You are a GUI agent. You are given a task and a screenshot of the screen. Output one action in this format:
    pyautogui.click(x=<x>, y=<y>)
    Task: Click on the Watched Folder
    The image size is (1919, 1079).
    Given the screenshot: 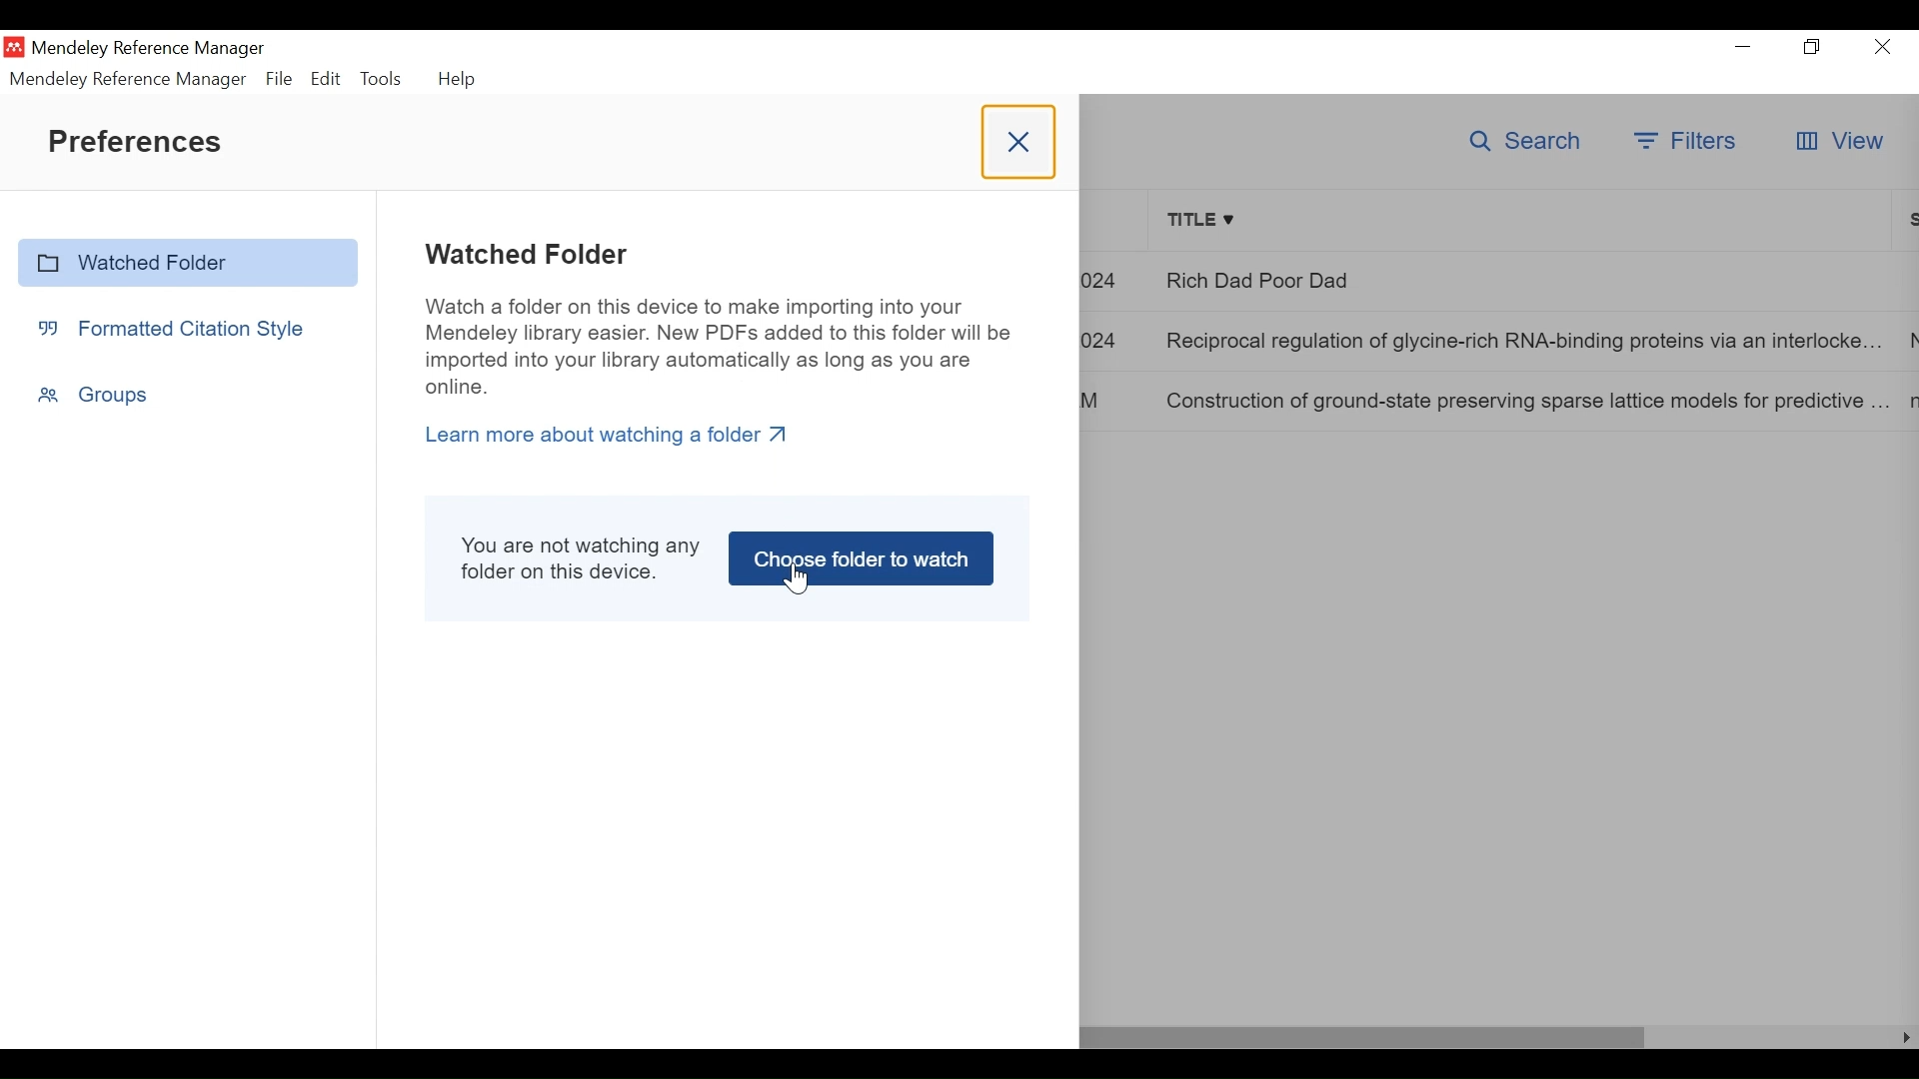 What is the action you would take?
    pyautogui.click(x=526, y=253)
    